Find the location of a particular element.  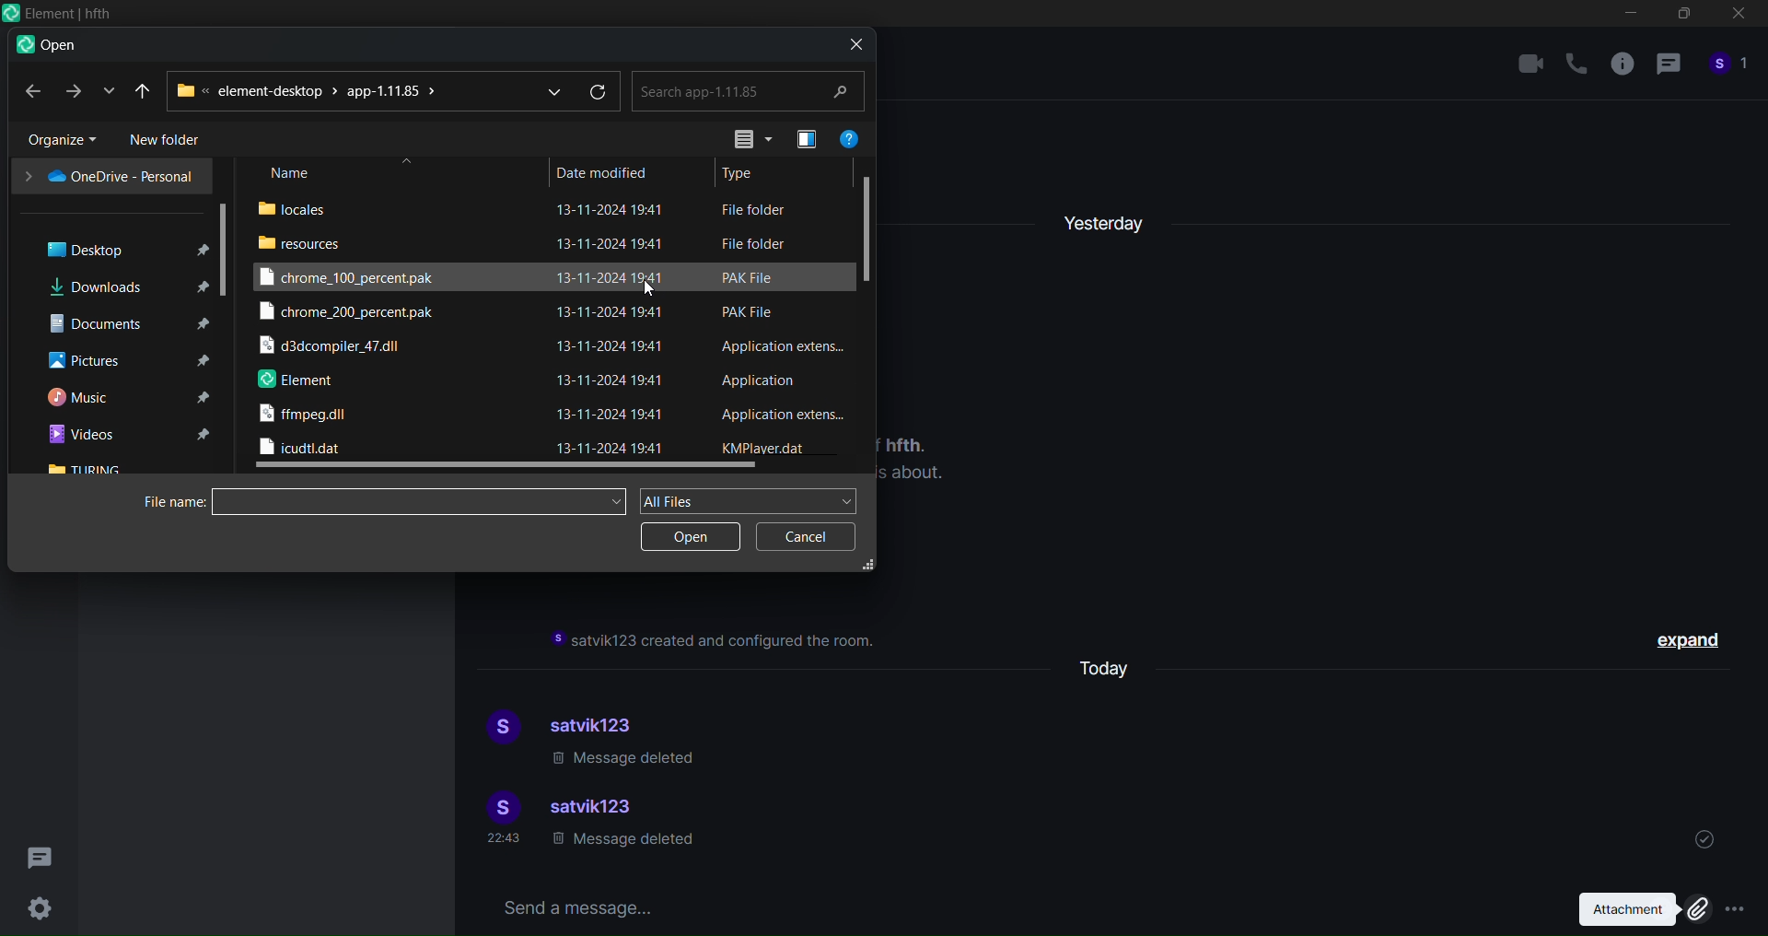

call is located at coordinates (1576, 64).